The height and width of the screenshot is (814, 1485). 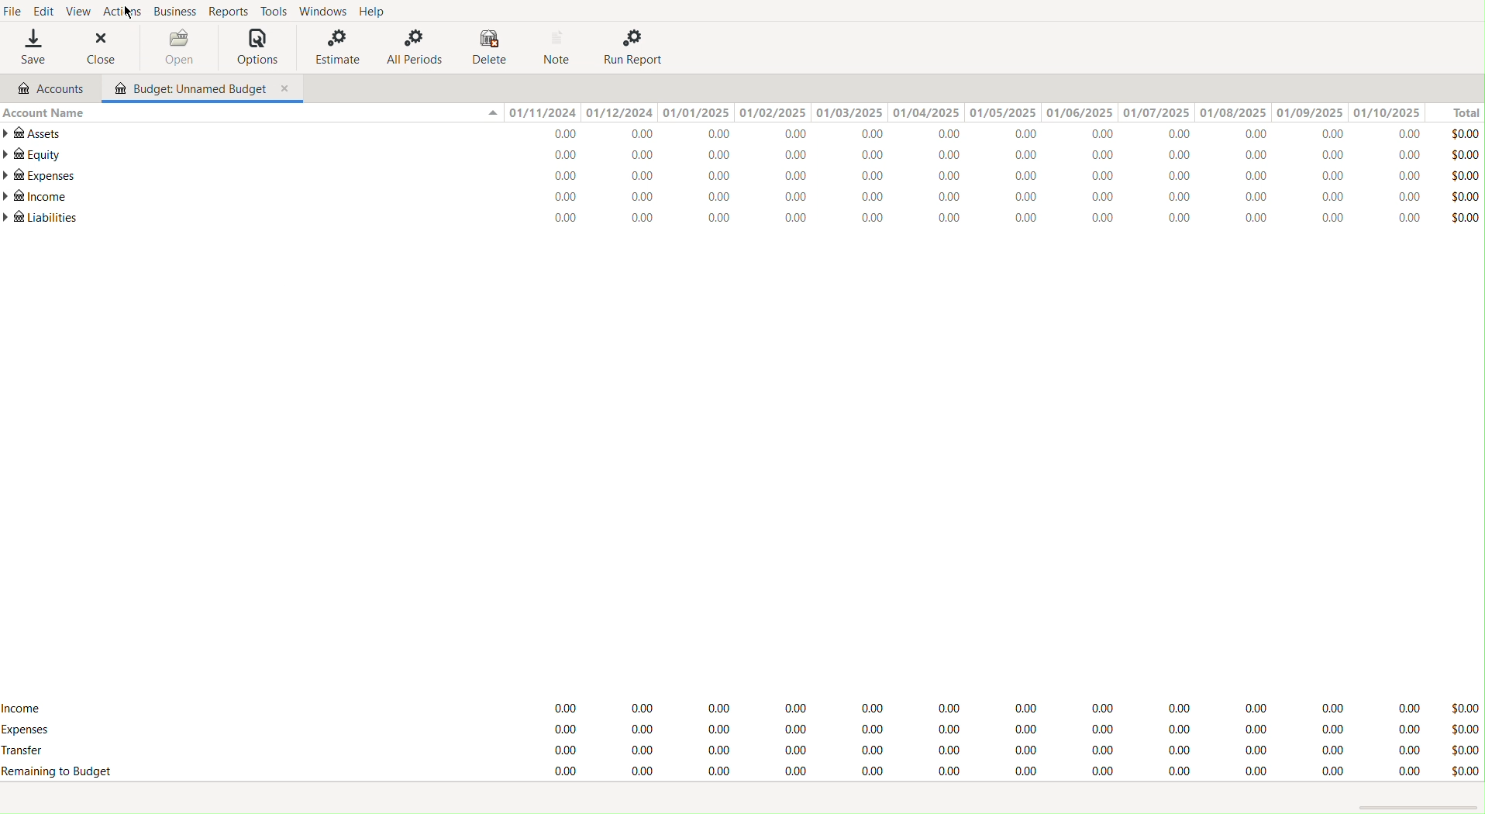 I want to click on Expenses, so click(x=39, y=176).